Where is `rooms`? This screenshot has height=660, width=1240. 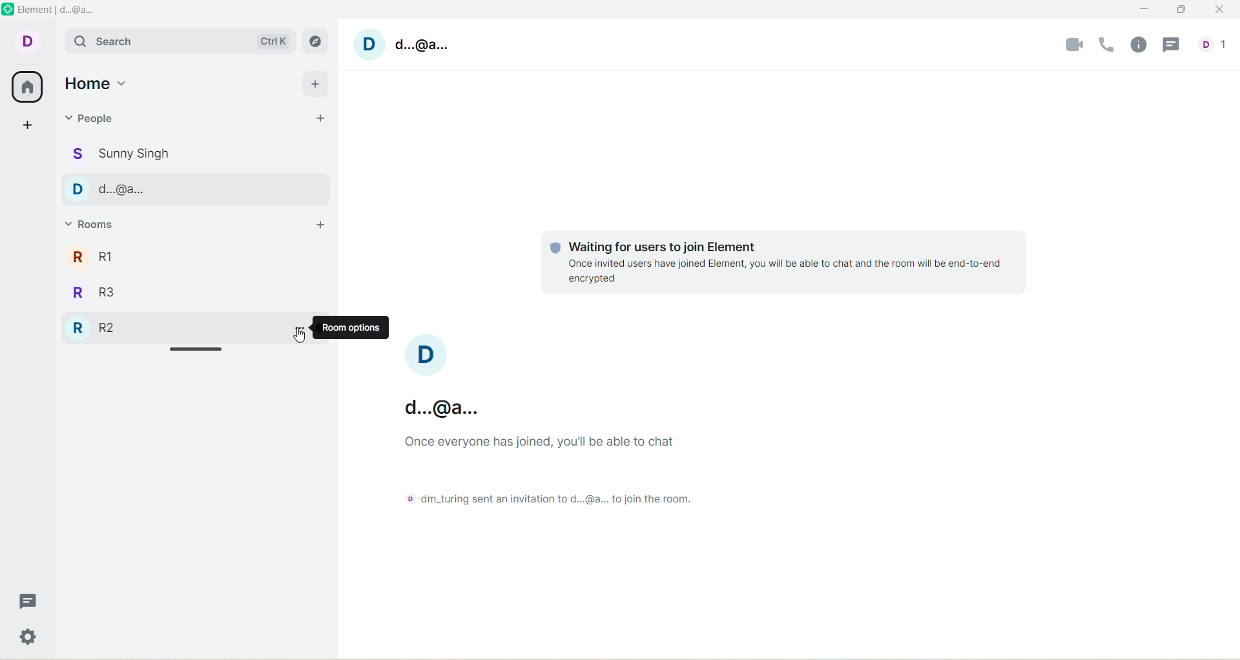
rooms is located at coordinates (94, 225).